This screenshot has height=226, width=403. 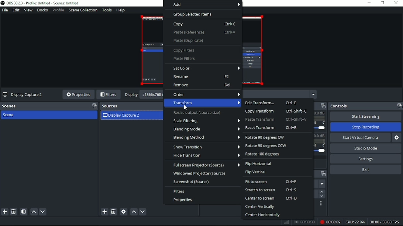 What do you see at coordinates (321, 184) in the screenshot?
I see `Fade` at bounding box center [321, 184].